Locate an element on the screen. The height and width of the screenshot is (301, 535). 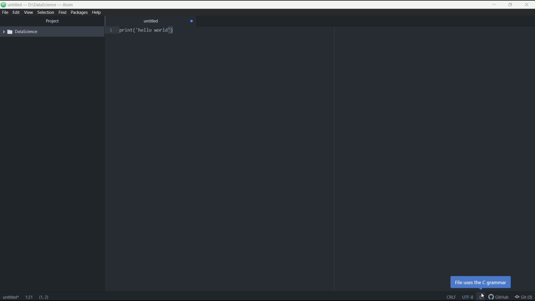
github is located at coordinates (499, 297).